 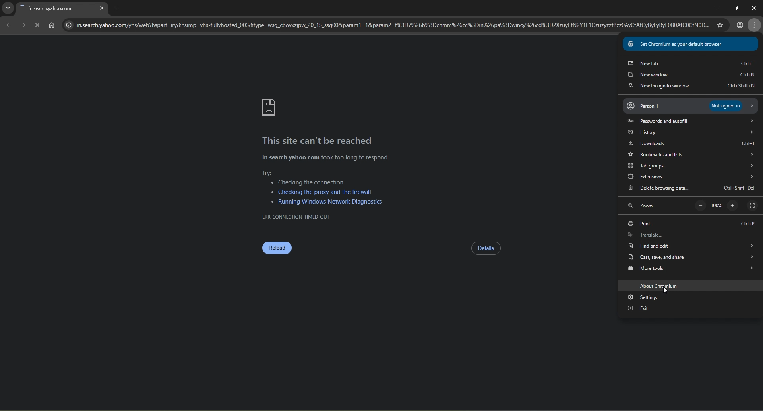 What do you see at coordinates (692, 237) in the screenshot?
I see `translate` at bounding box center [692, 237].